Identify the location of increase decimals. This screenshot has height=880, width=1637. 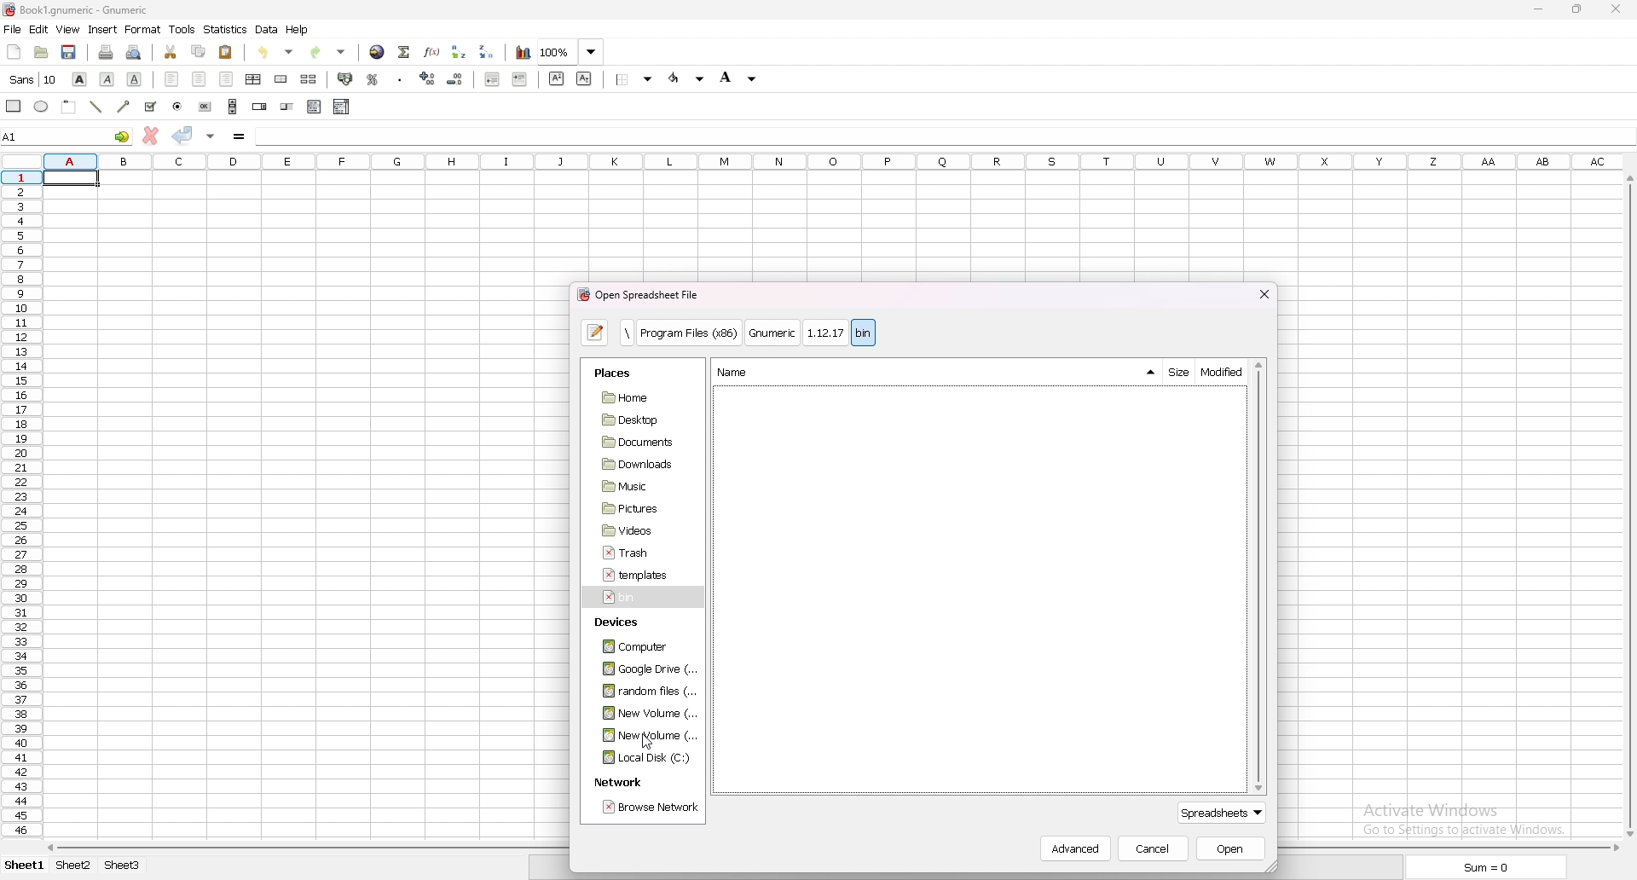
(428, 78).